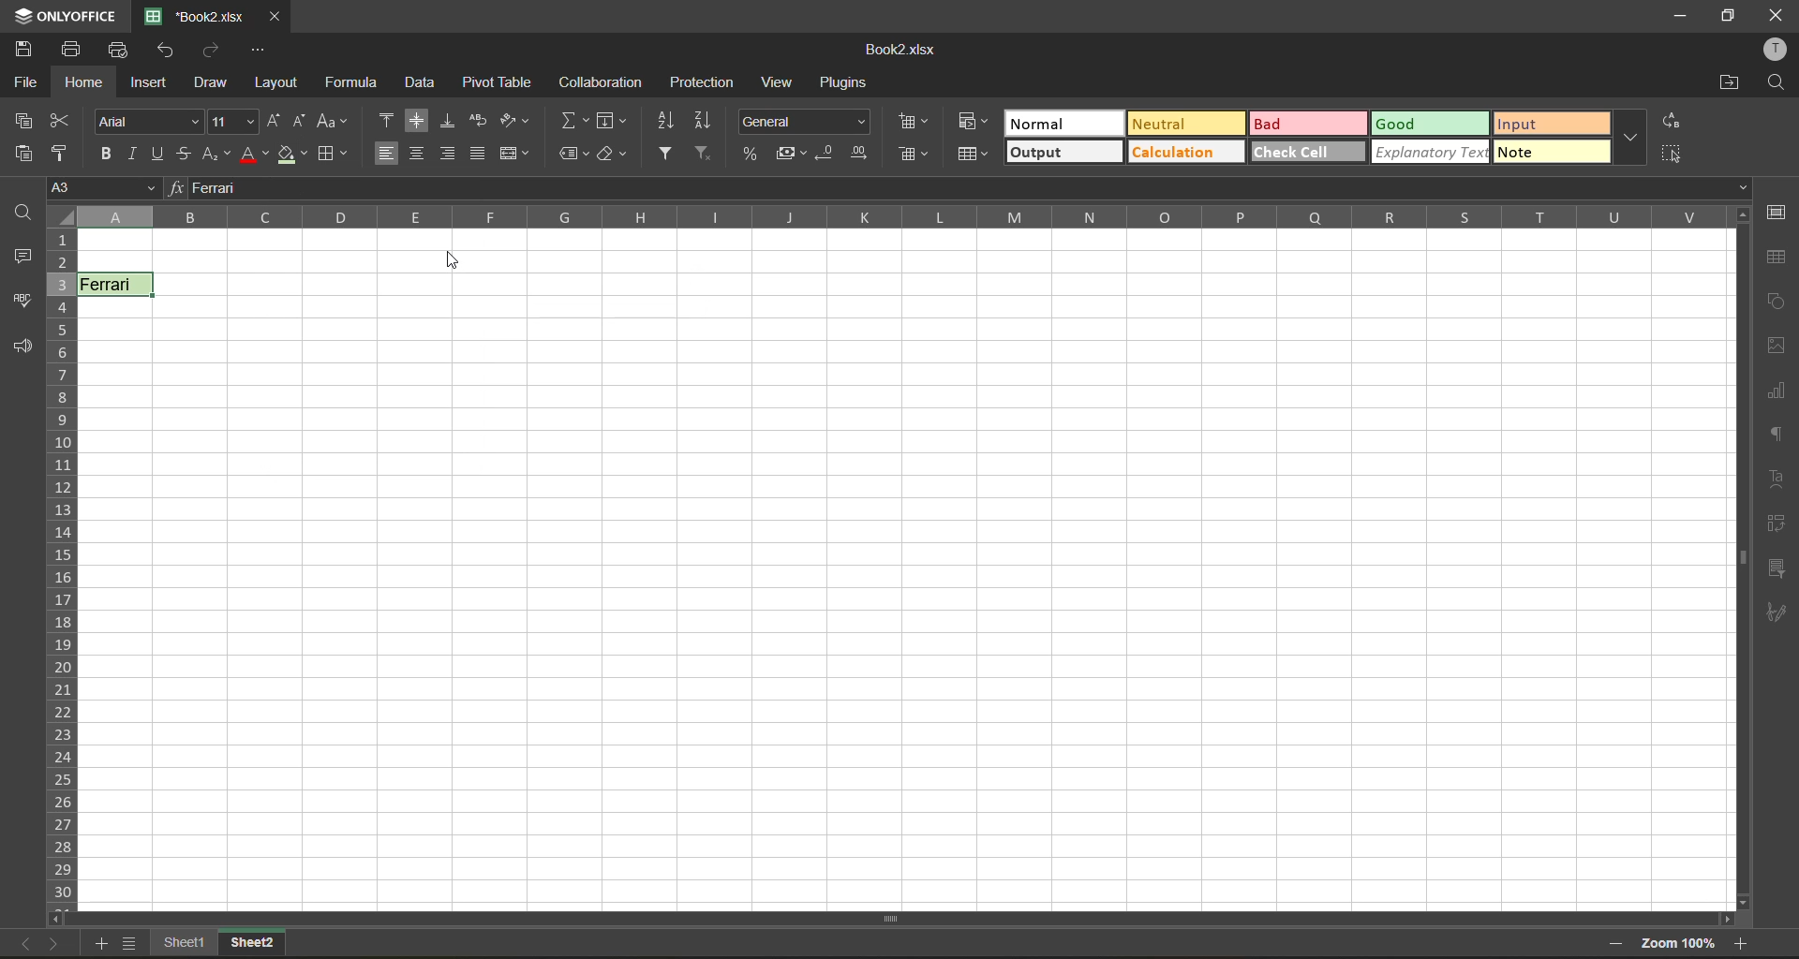 This screenshot has height=959, width=1799. I want to click on fill color changed, so click(293, 155).